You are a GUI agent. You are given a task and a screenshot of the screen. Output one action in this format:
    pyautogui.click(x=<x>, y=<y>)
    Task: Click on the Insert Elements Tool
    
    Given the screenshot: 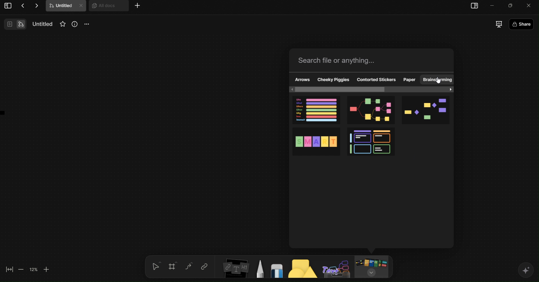 What is the action you would take?
    pyautogui.click(x=235, y=269)
    